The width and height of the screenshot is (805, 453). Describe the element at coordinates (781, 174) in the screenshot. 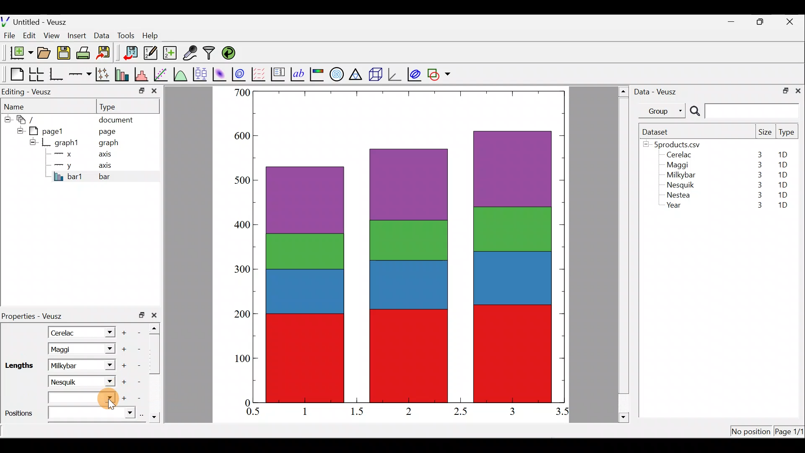

I see `1D` at that location.